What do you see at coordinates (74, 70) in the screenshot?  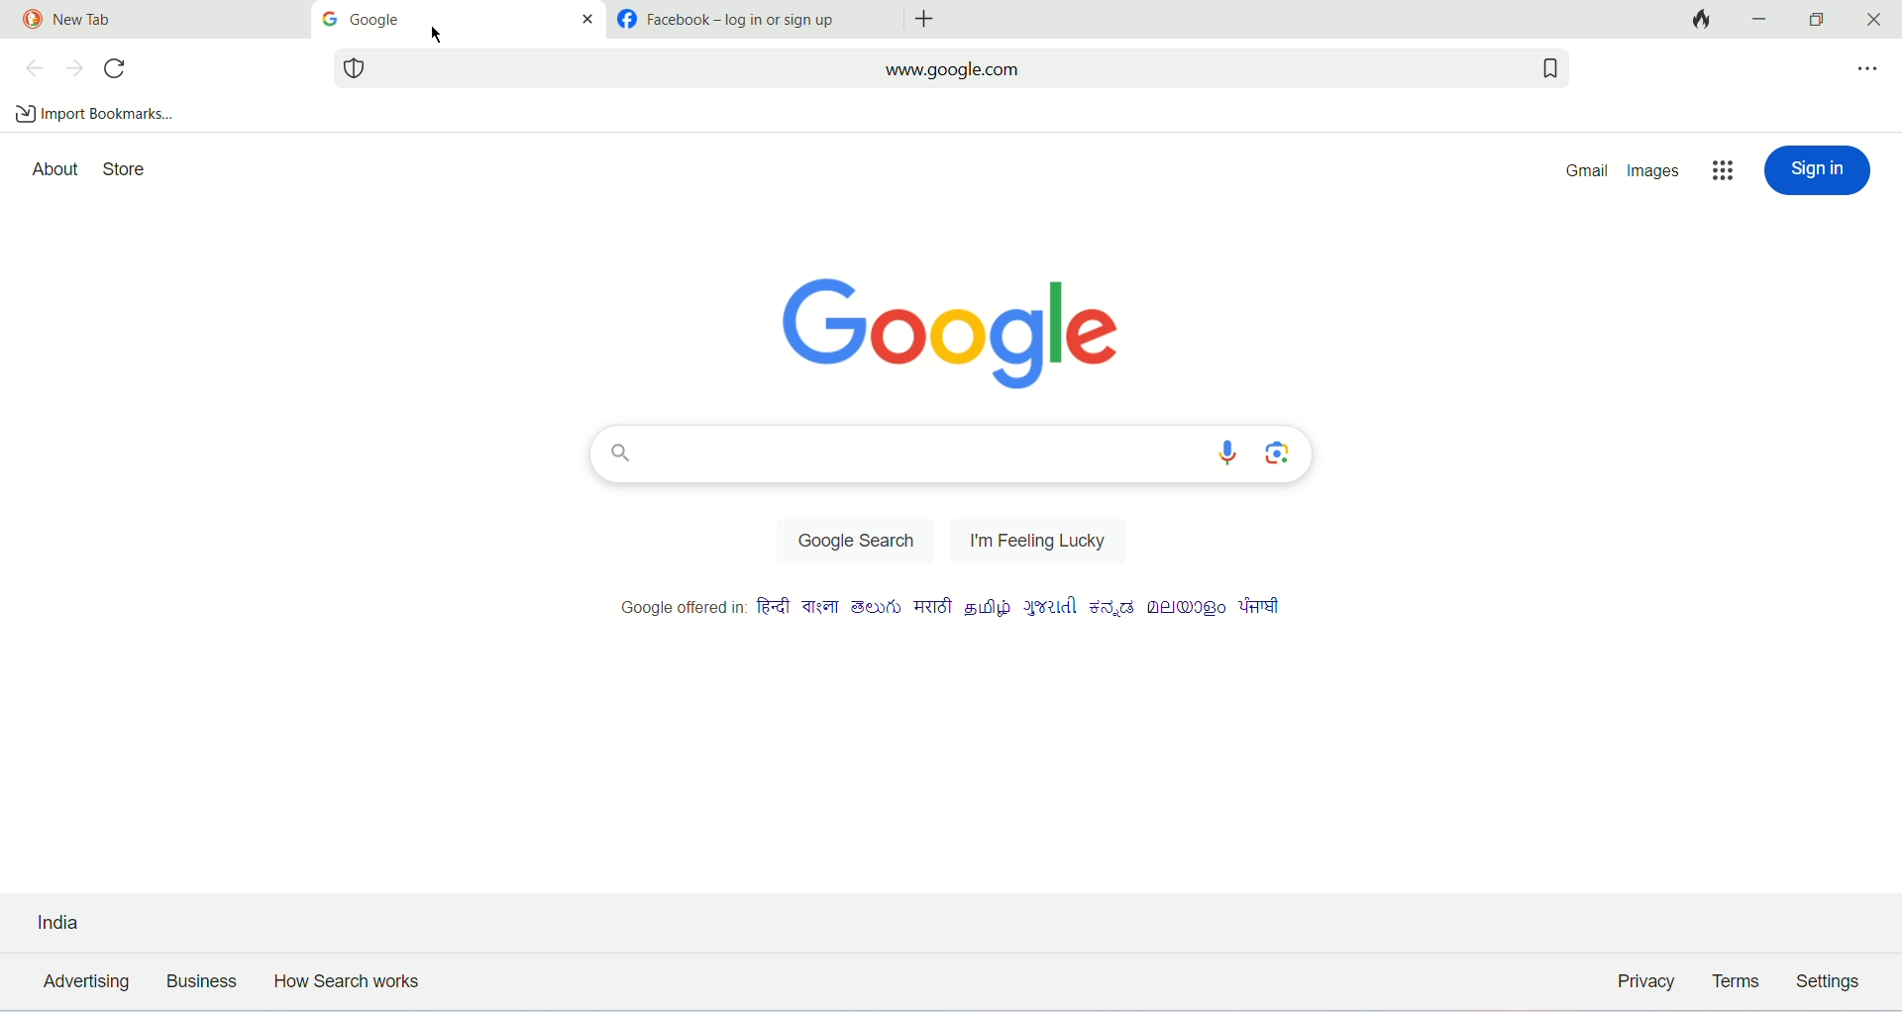 I see `next` at bounding box center [74, 70].